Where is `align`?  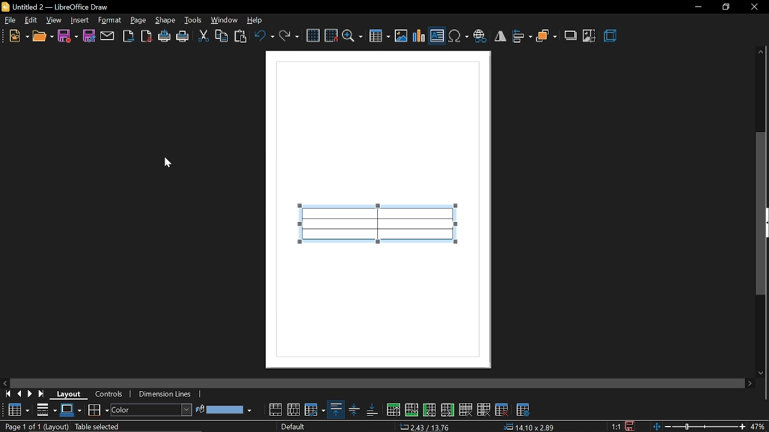 align is located at coordinates (523, 37).